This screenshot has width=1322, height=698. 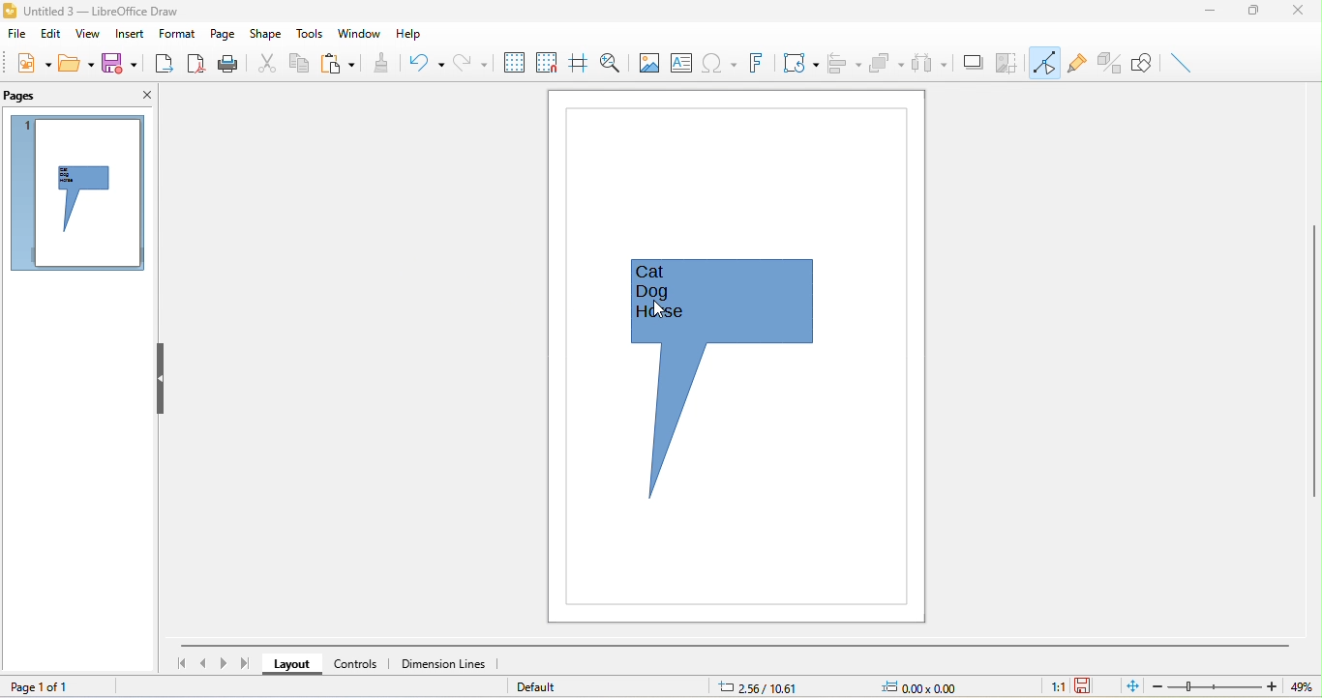 What do you see at coordinates (668, 274) in the screenshot?
I see `cat` at bounding box center [668, 274].